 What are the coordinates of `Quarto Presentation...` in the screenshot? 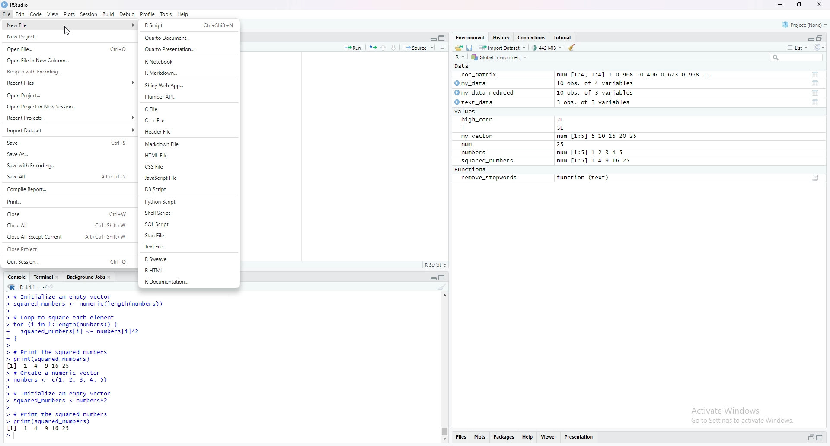 It's located at (188, 49).